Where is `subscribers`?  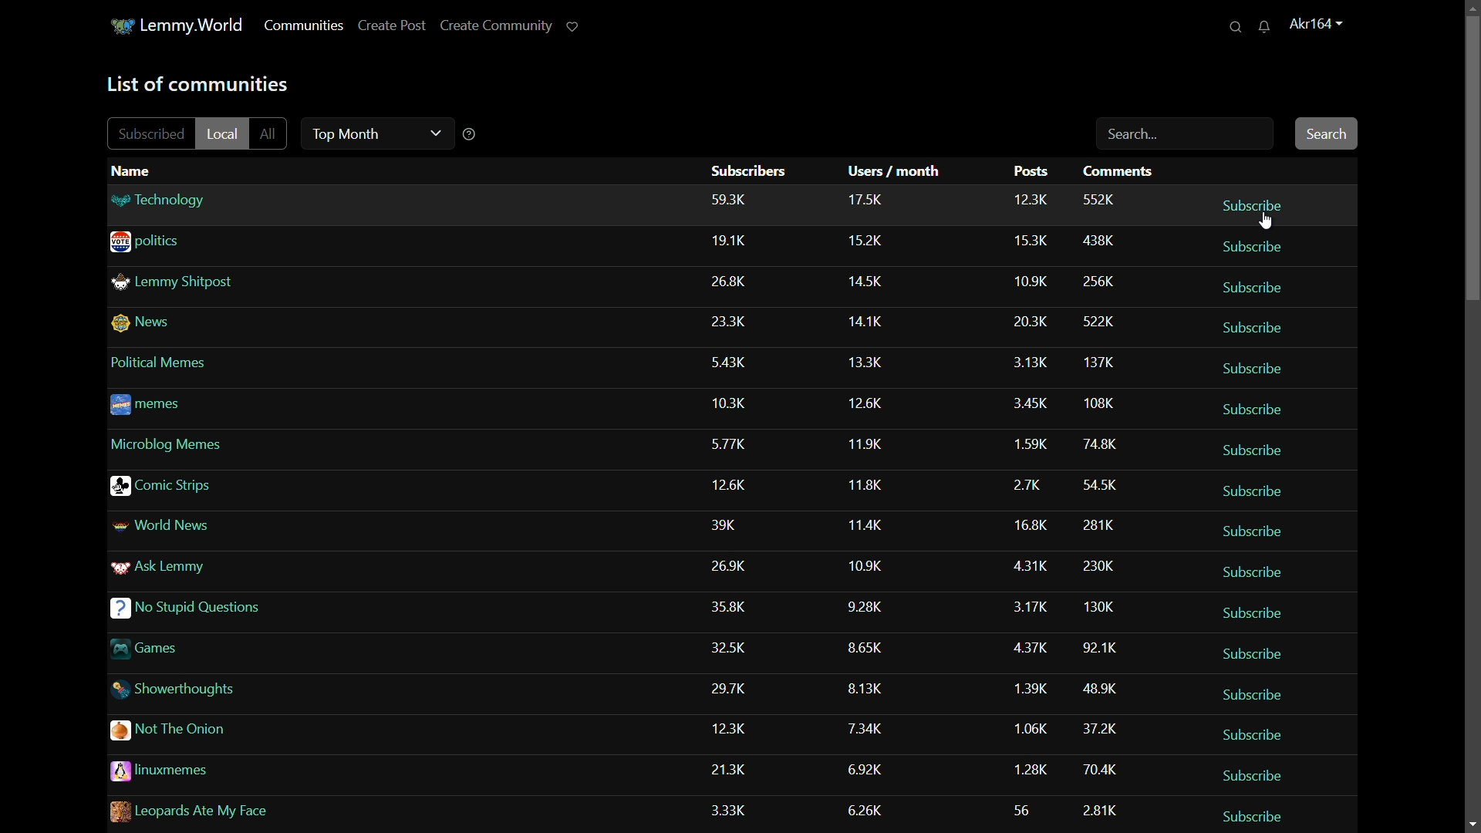 subscribers is located at coordinates (749, 170).